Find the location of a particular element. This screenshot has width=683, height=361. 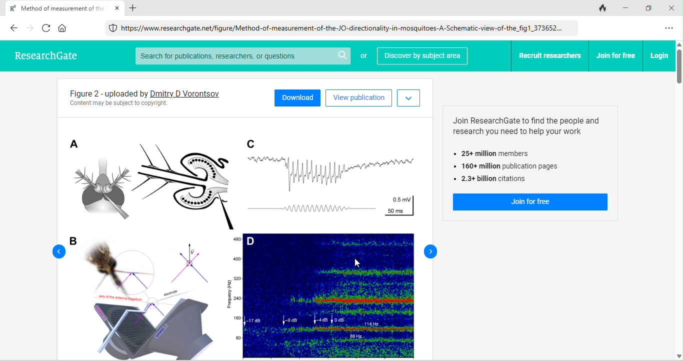

view publication is located at coordinates (358, 98).